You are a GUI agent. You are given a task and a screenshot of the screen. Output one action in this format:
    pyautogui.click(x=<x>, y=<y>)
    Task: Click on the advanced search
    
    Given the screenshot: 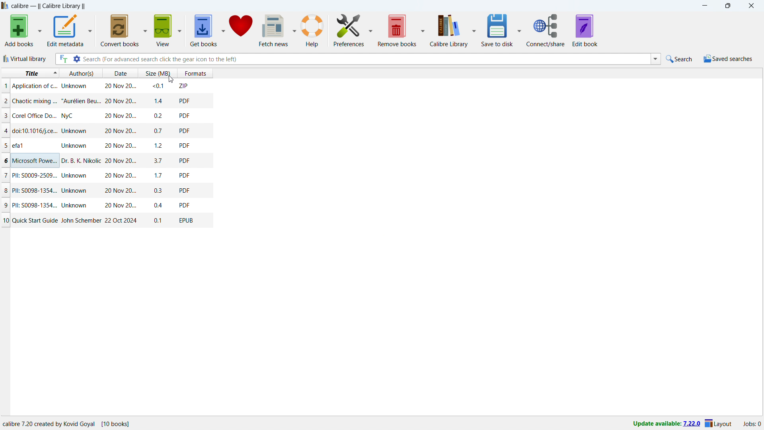 What is the action you would take?
    pyautogui.click(x=77, y=59)
    